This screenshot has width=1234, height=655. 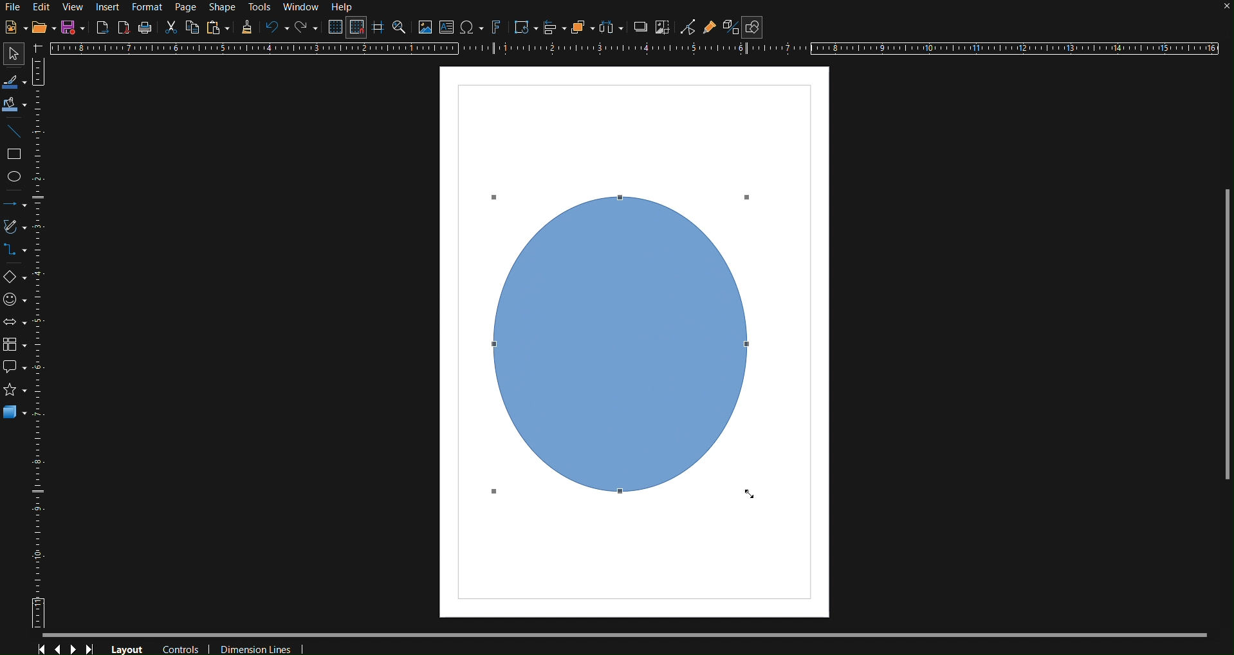 I want to click on Block Arrows, so click(x=17, y=322).